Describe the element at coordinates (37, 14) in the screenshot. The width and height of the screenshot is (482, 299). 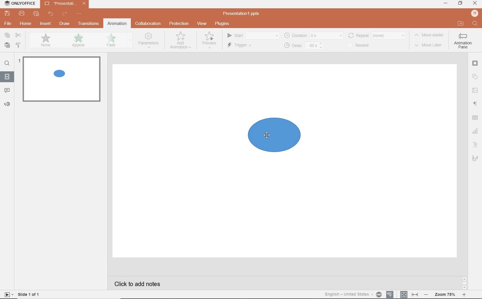
I see `quick print` at that location.